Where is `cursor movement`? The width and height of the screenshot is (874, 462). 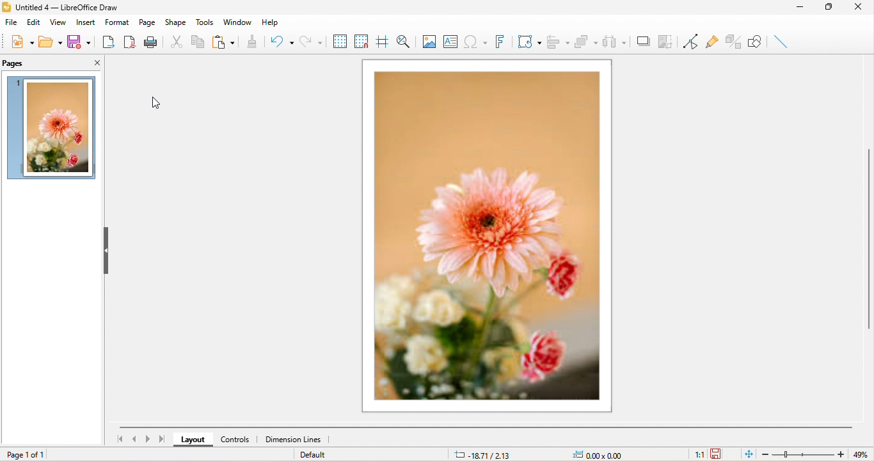
cursor movement is located at coordinates (157, 101).